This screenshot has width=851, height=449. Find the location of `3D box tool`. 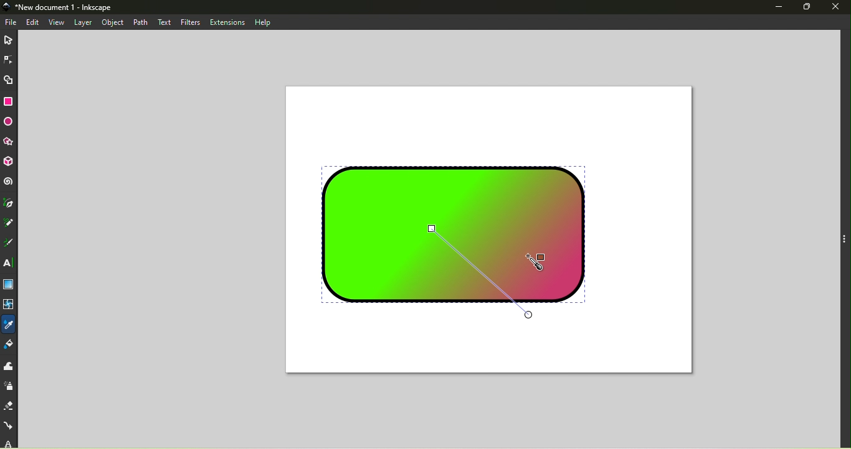

3D box tool is located at coordinates (11, 162).